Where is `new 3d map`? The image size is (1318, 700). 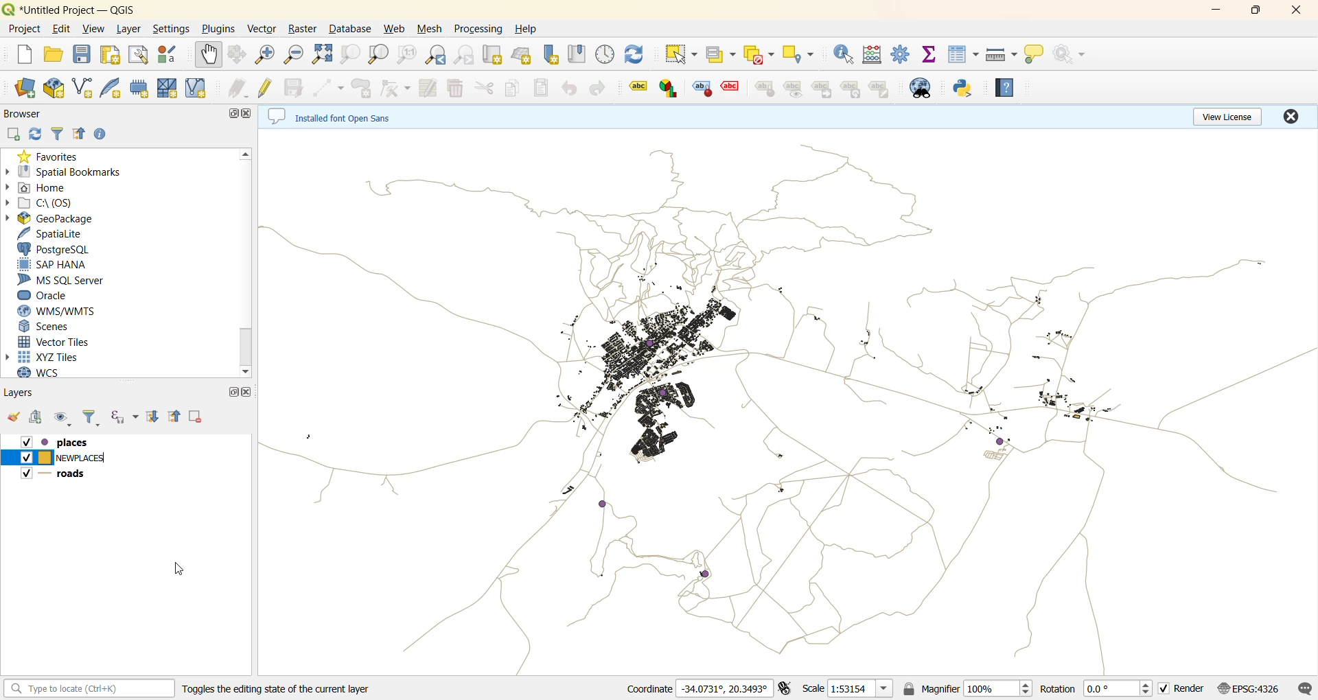 new 3d map is located at coordinates (523, 55).